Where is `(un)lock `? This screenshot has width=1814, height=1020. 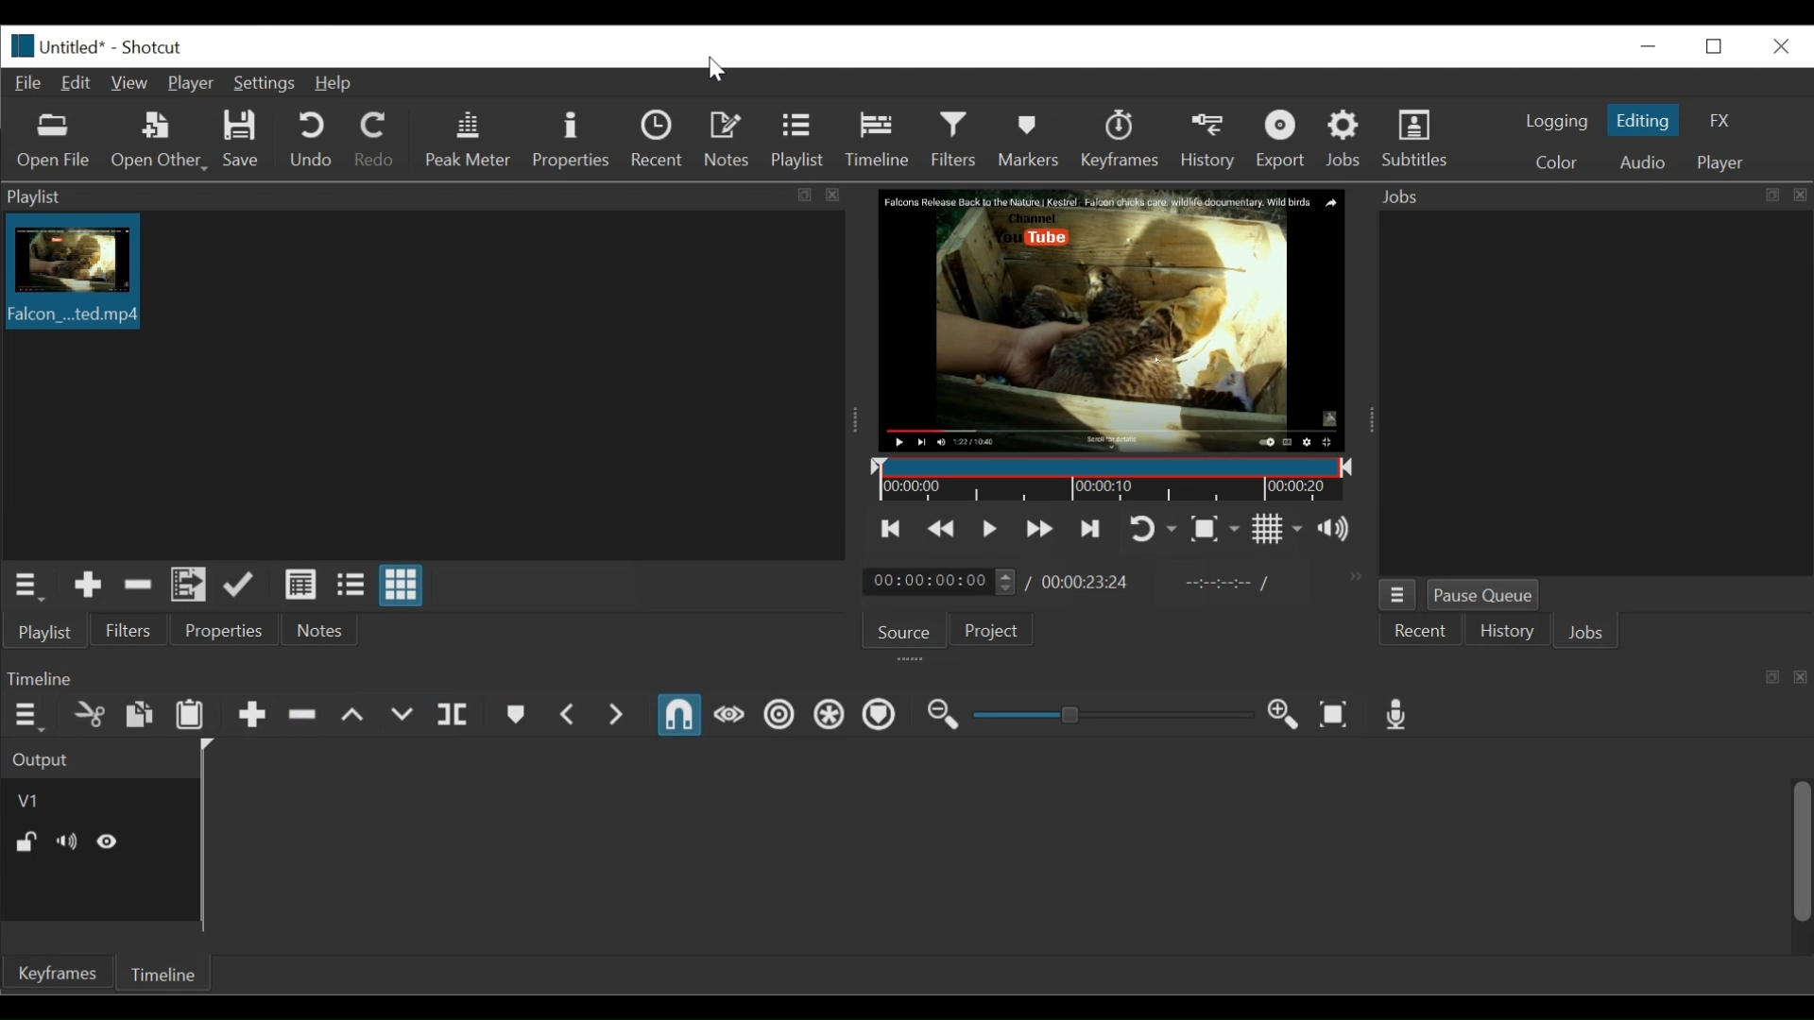
(un)lock  is located at coordinates (26, 842).